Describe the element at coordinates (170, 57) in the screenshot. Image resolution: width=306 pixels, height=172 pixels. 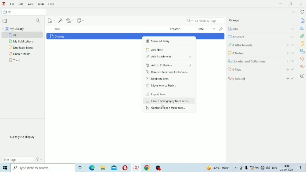
I see `Add Attachment` at that location.